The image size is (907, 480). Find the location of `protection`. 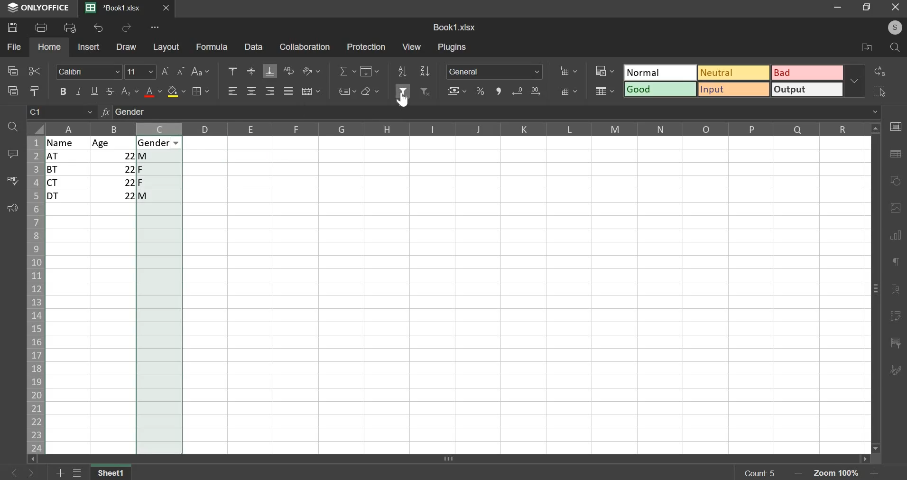

protection is located at coordinates (365, 46).